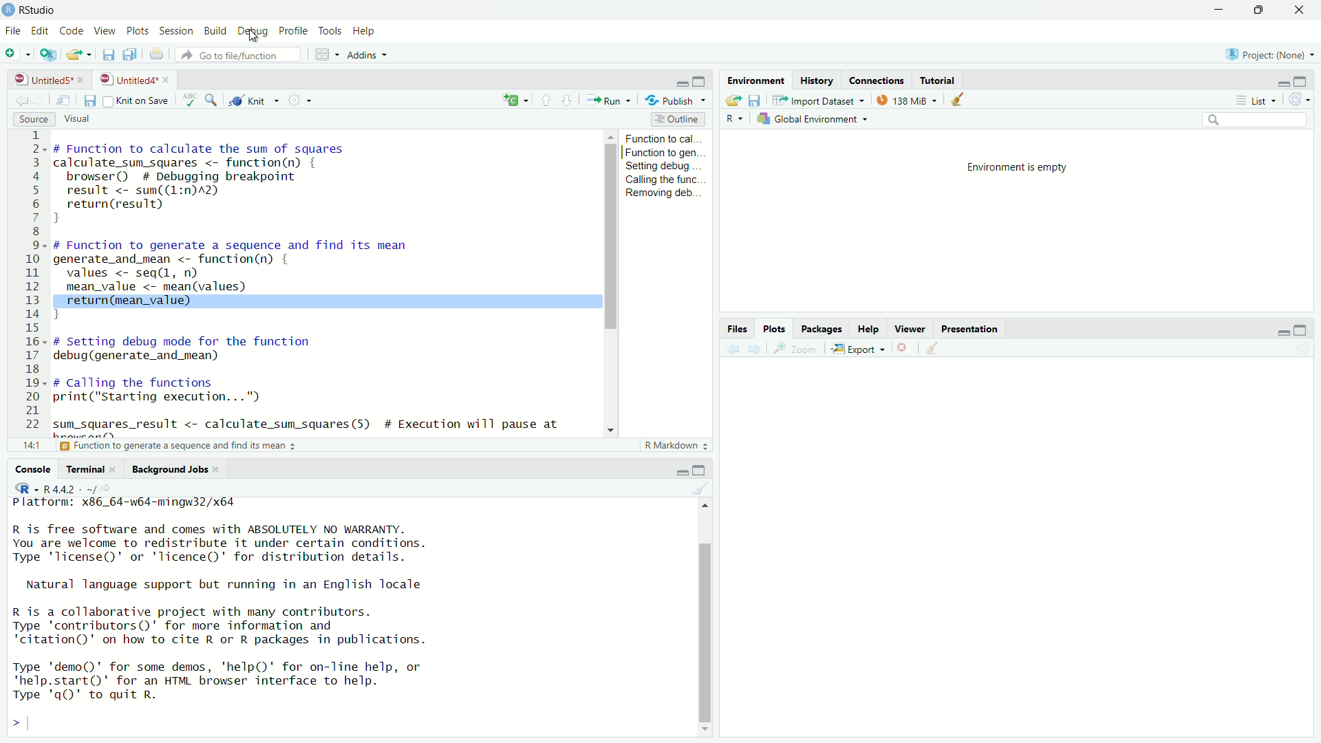  What do you see at coordinates (609, 136) in the screenshot?
I see `move up` at bounding box center [609, 136].